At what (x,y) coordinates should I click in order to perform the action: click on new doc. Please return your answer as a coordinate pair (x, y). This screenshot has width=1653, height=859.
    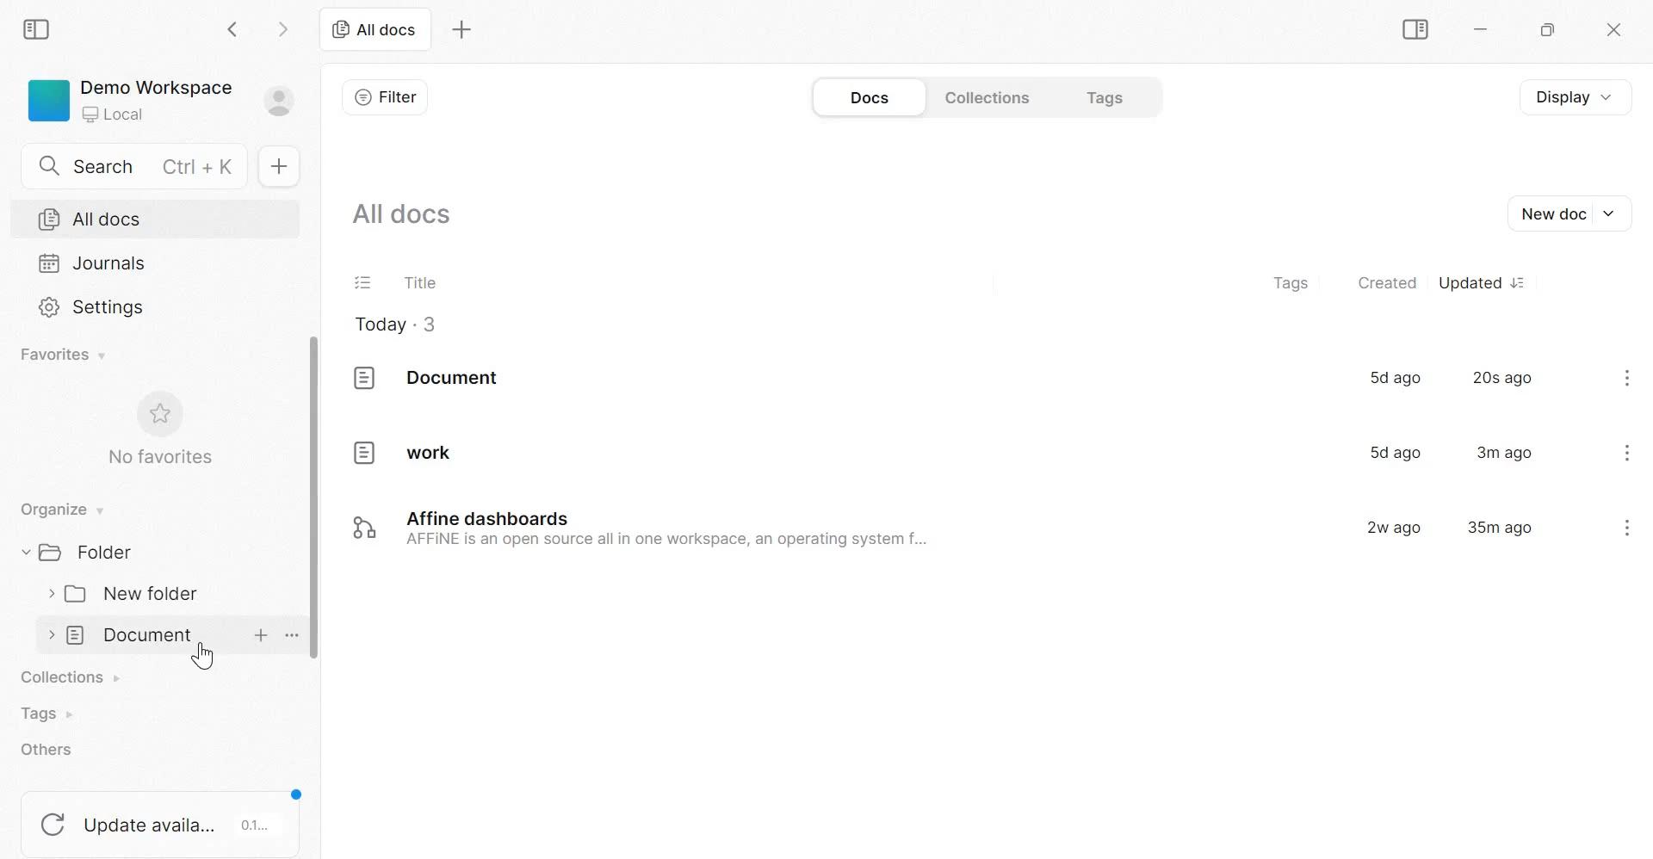
    Looking at the image, I should click on (260, 634).